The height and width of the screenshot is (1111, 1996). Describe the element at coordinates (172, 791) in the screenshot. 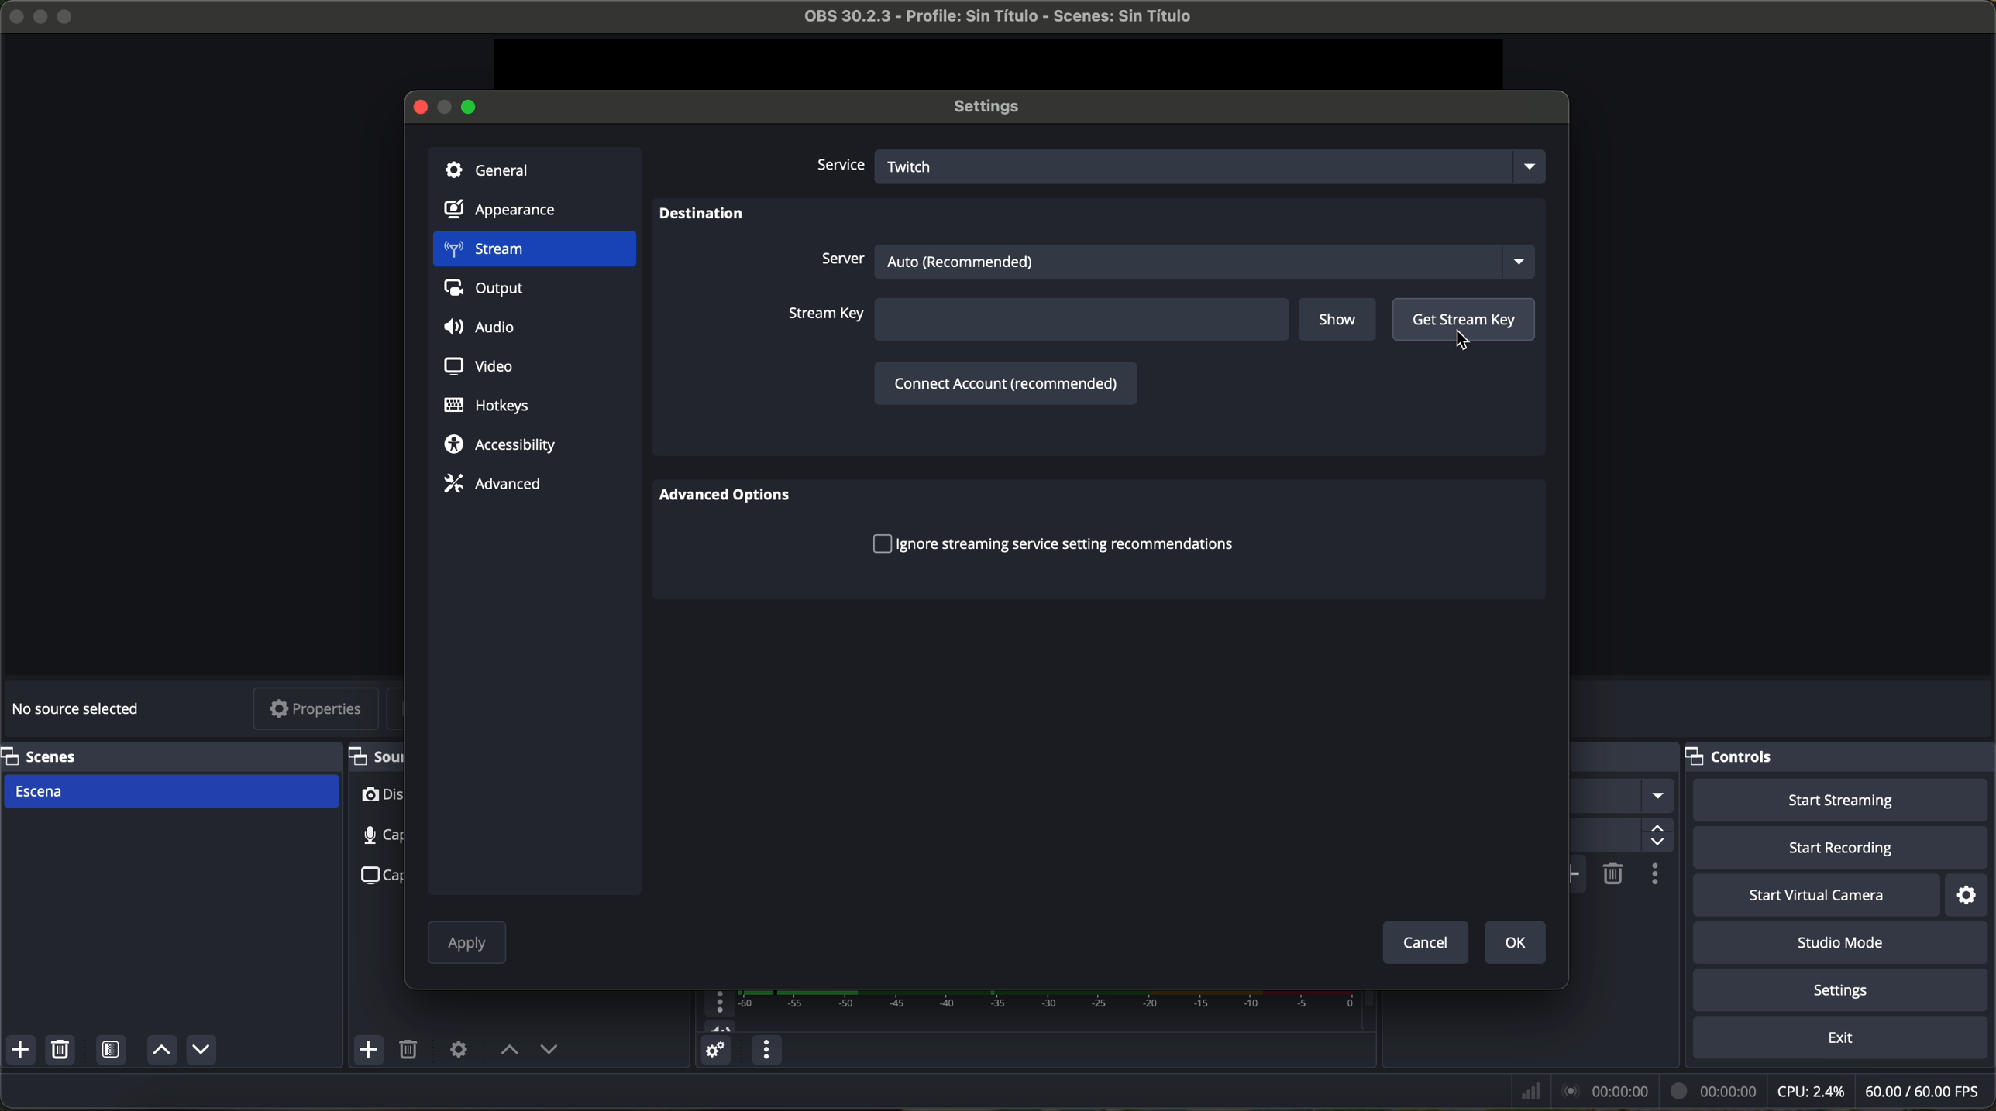

I see `scene` at that location.